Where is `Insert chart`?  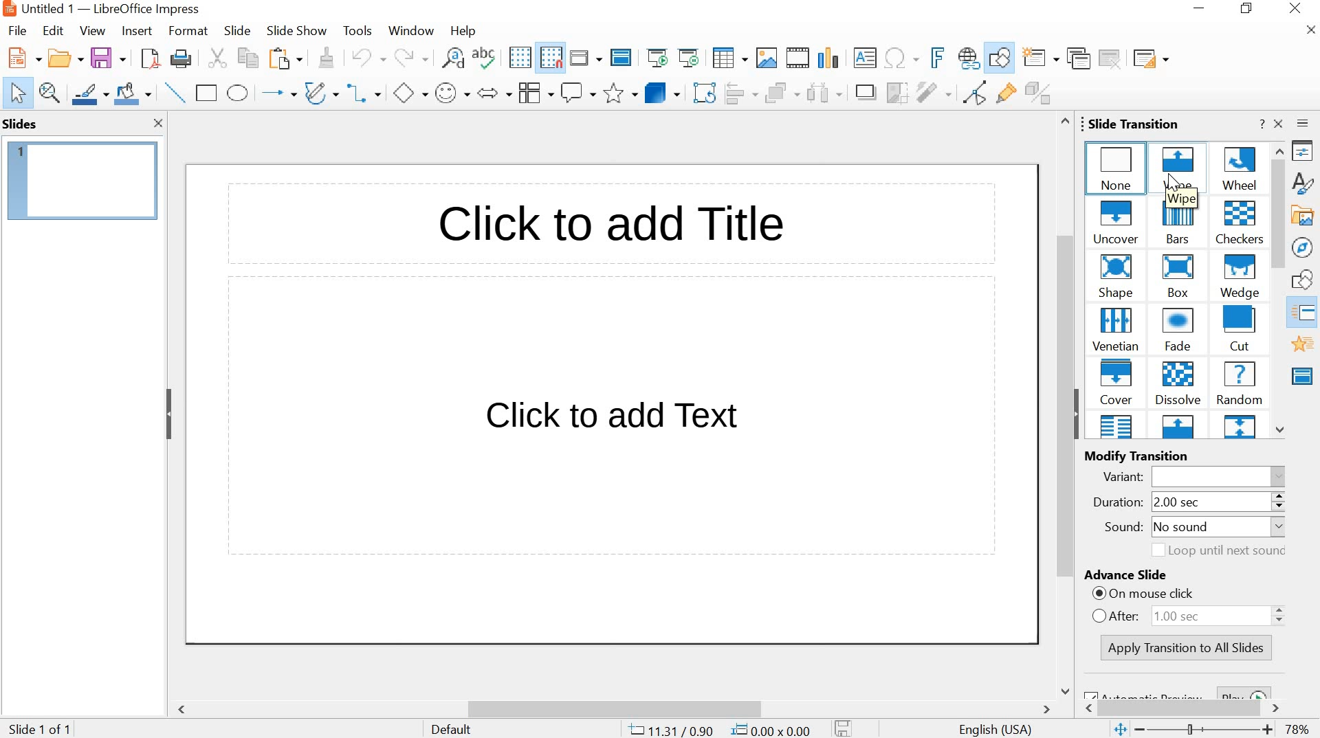 Insert chart is located at coordinates (828, 56).